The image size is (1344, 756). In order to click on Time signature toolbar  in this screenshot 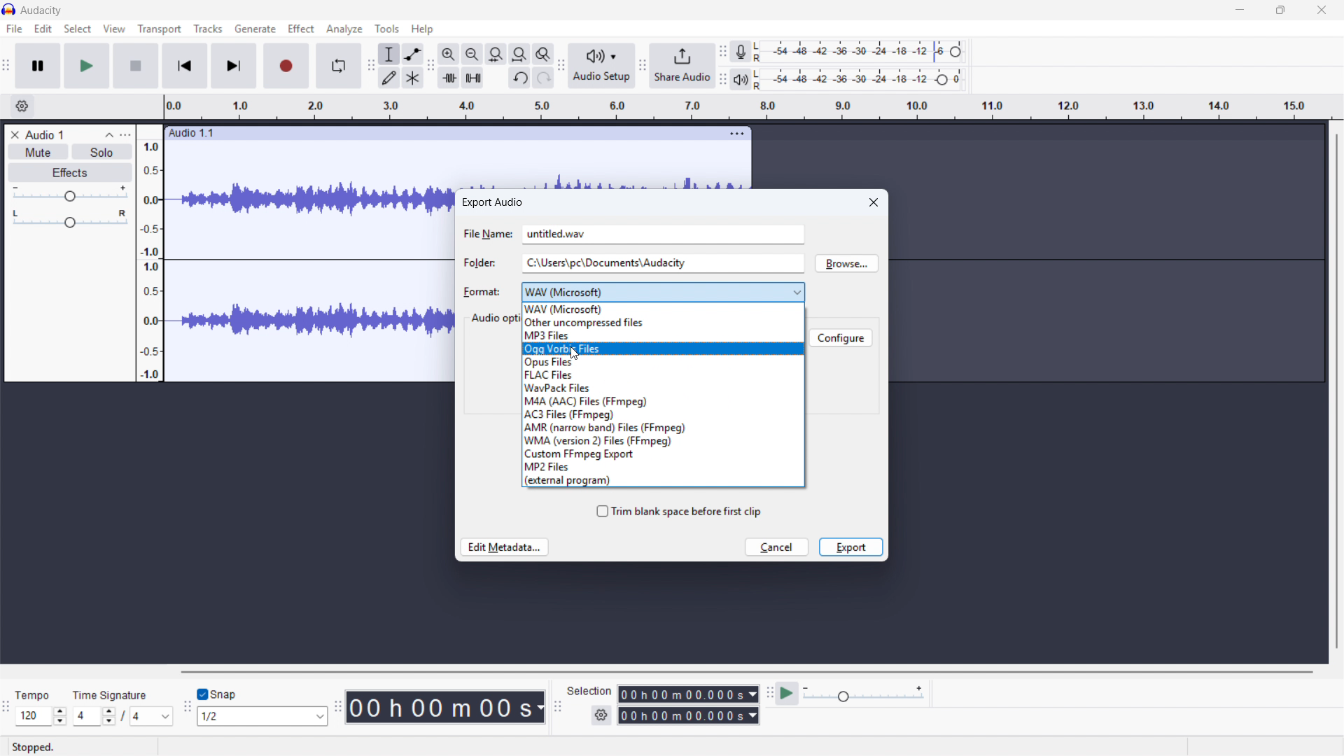, I will do `click(6, 709)`.